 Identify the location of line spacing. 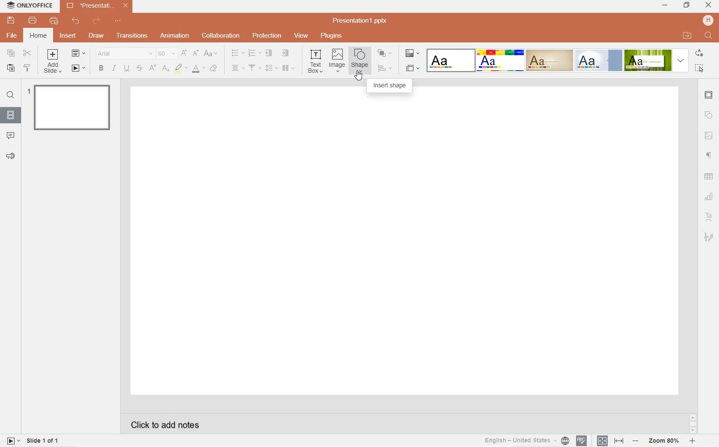
(270, 68).